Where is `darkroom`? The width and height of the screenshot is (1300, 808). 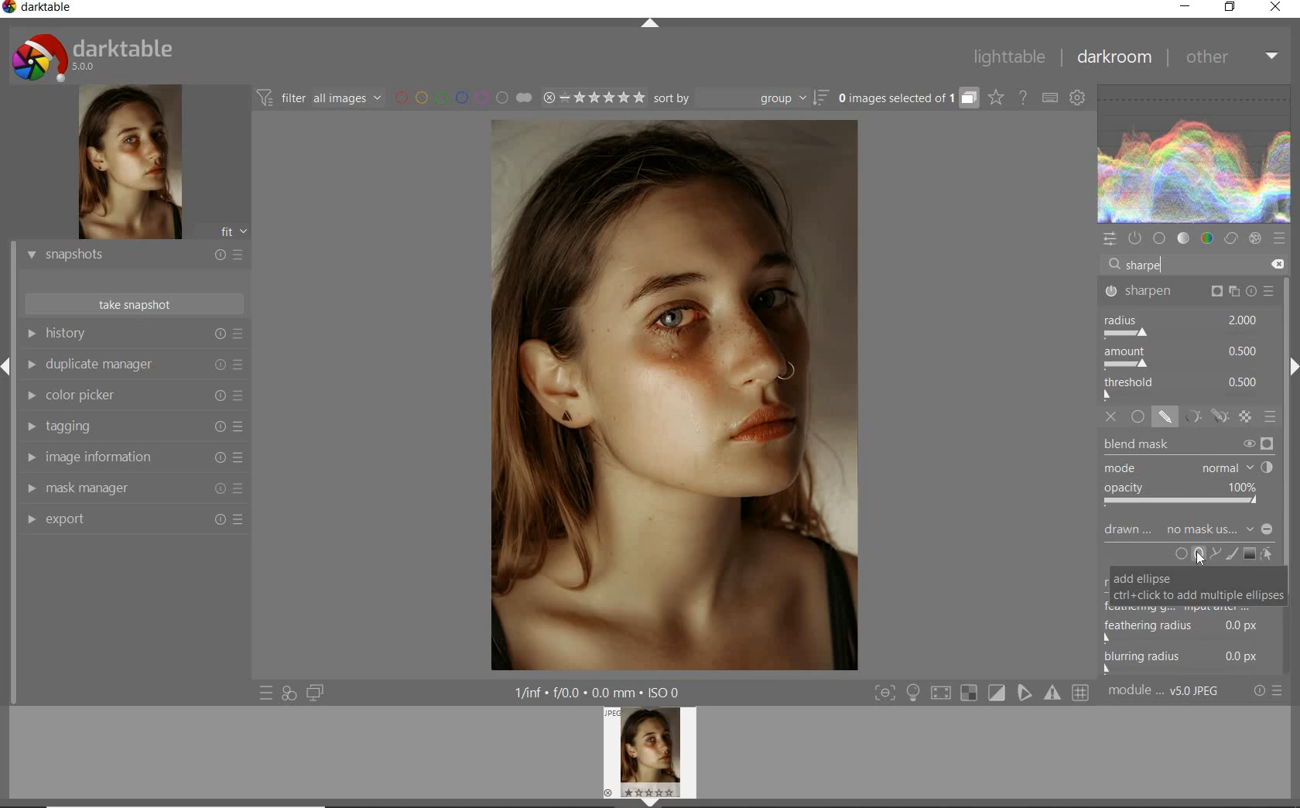 darkroom is located at coordinates (1115, 60).